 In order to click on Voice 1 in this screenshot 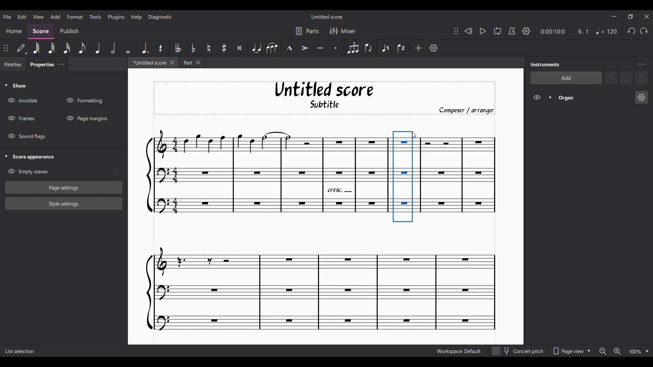, I will do `click(385, 48)`.